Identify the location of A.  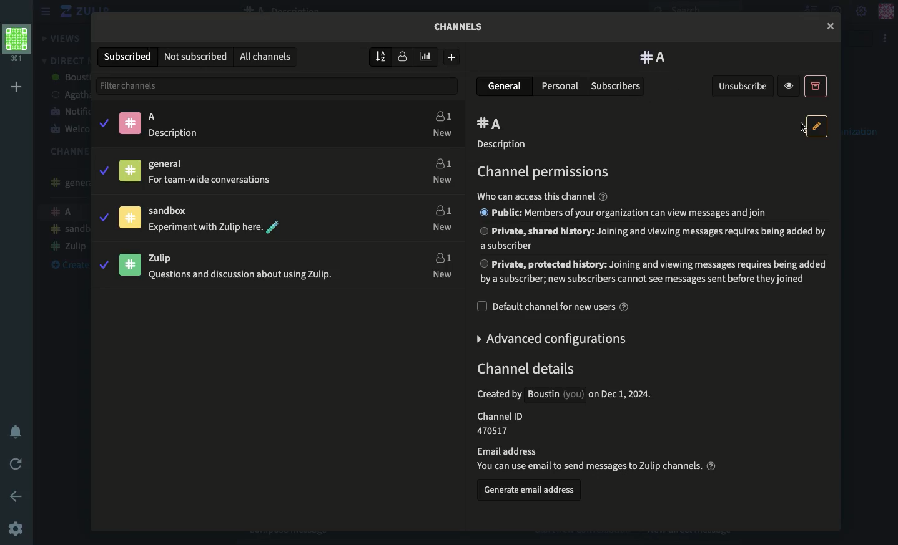
(654, 57).